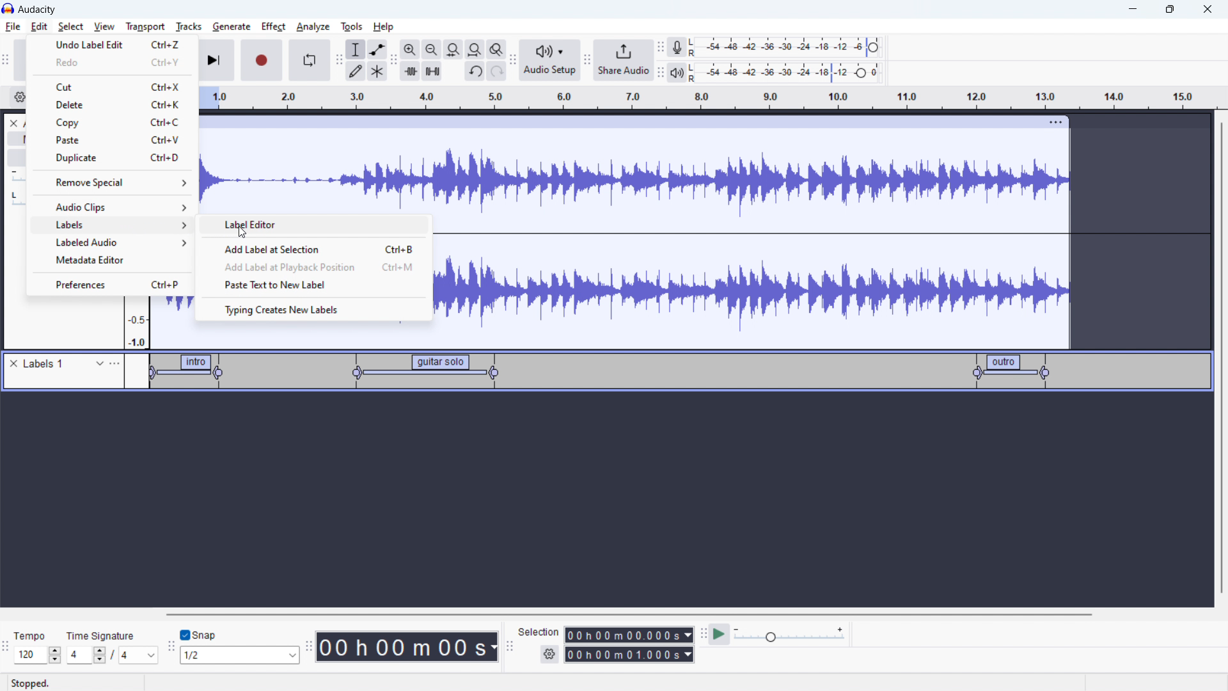 The height and width of the screenshot is (691, 1228). I want to click on zoom in, so click(410, 49).